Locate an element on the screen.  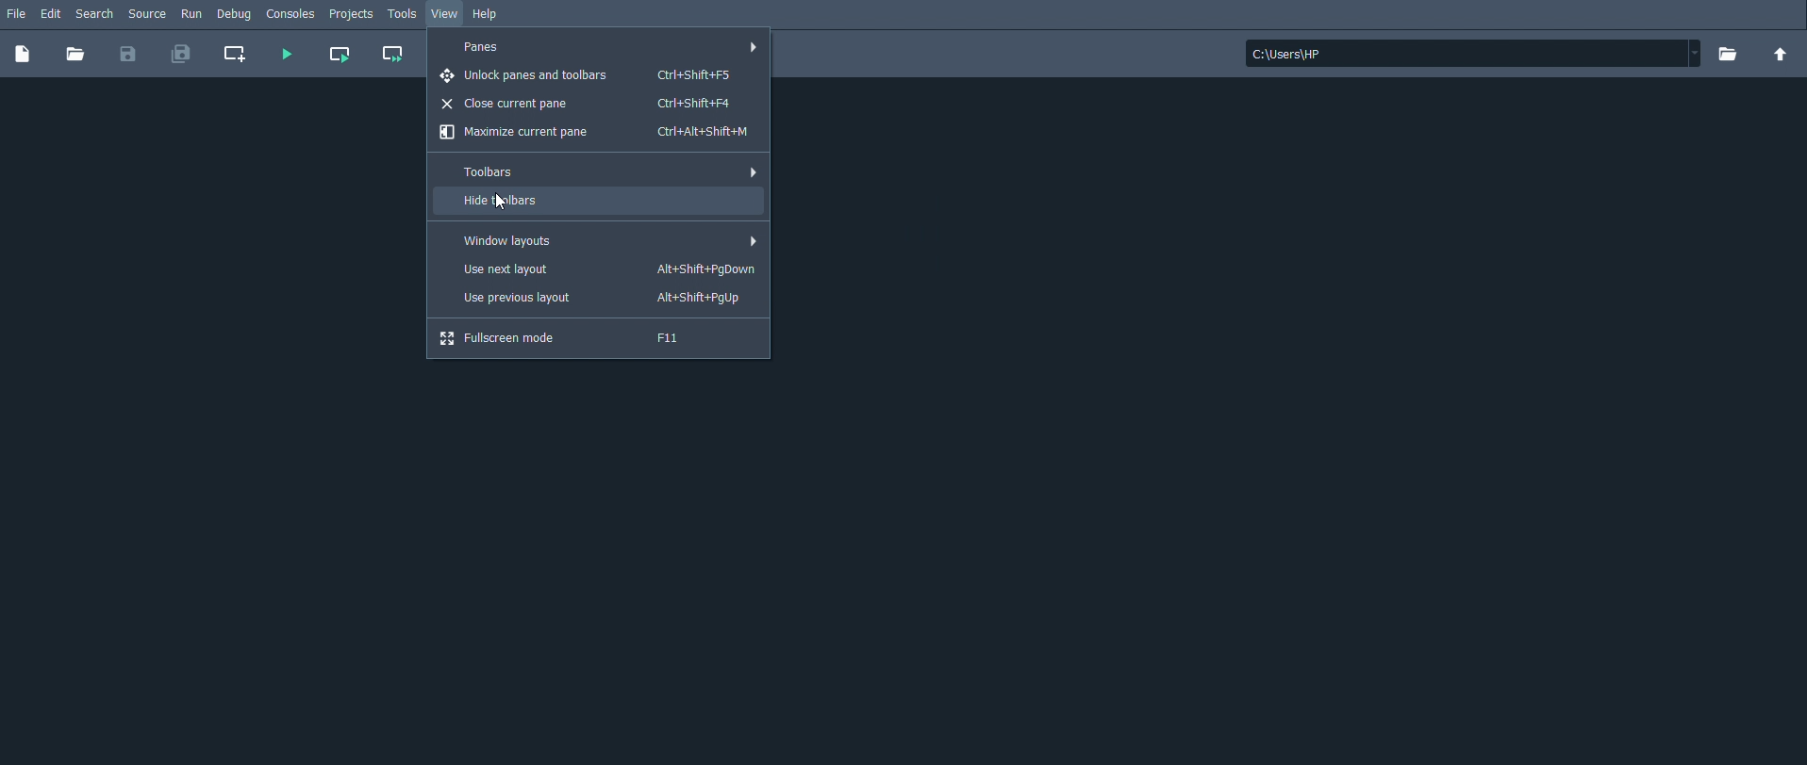
Maximize current pane is located at coordinates (596, 131).